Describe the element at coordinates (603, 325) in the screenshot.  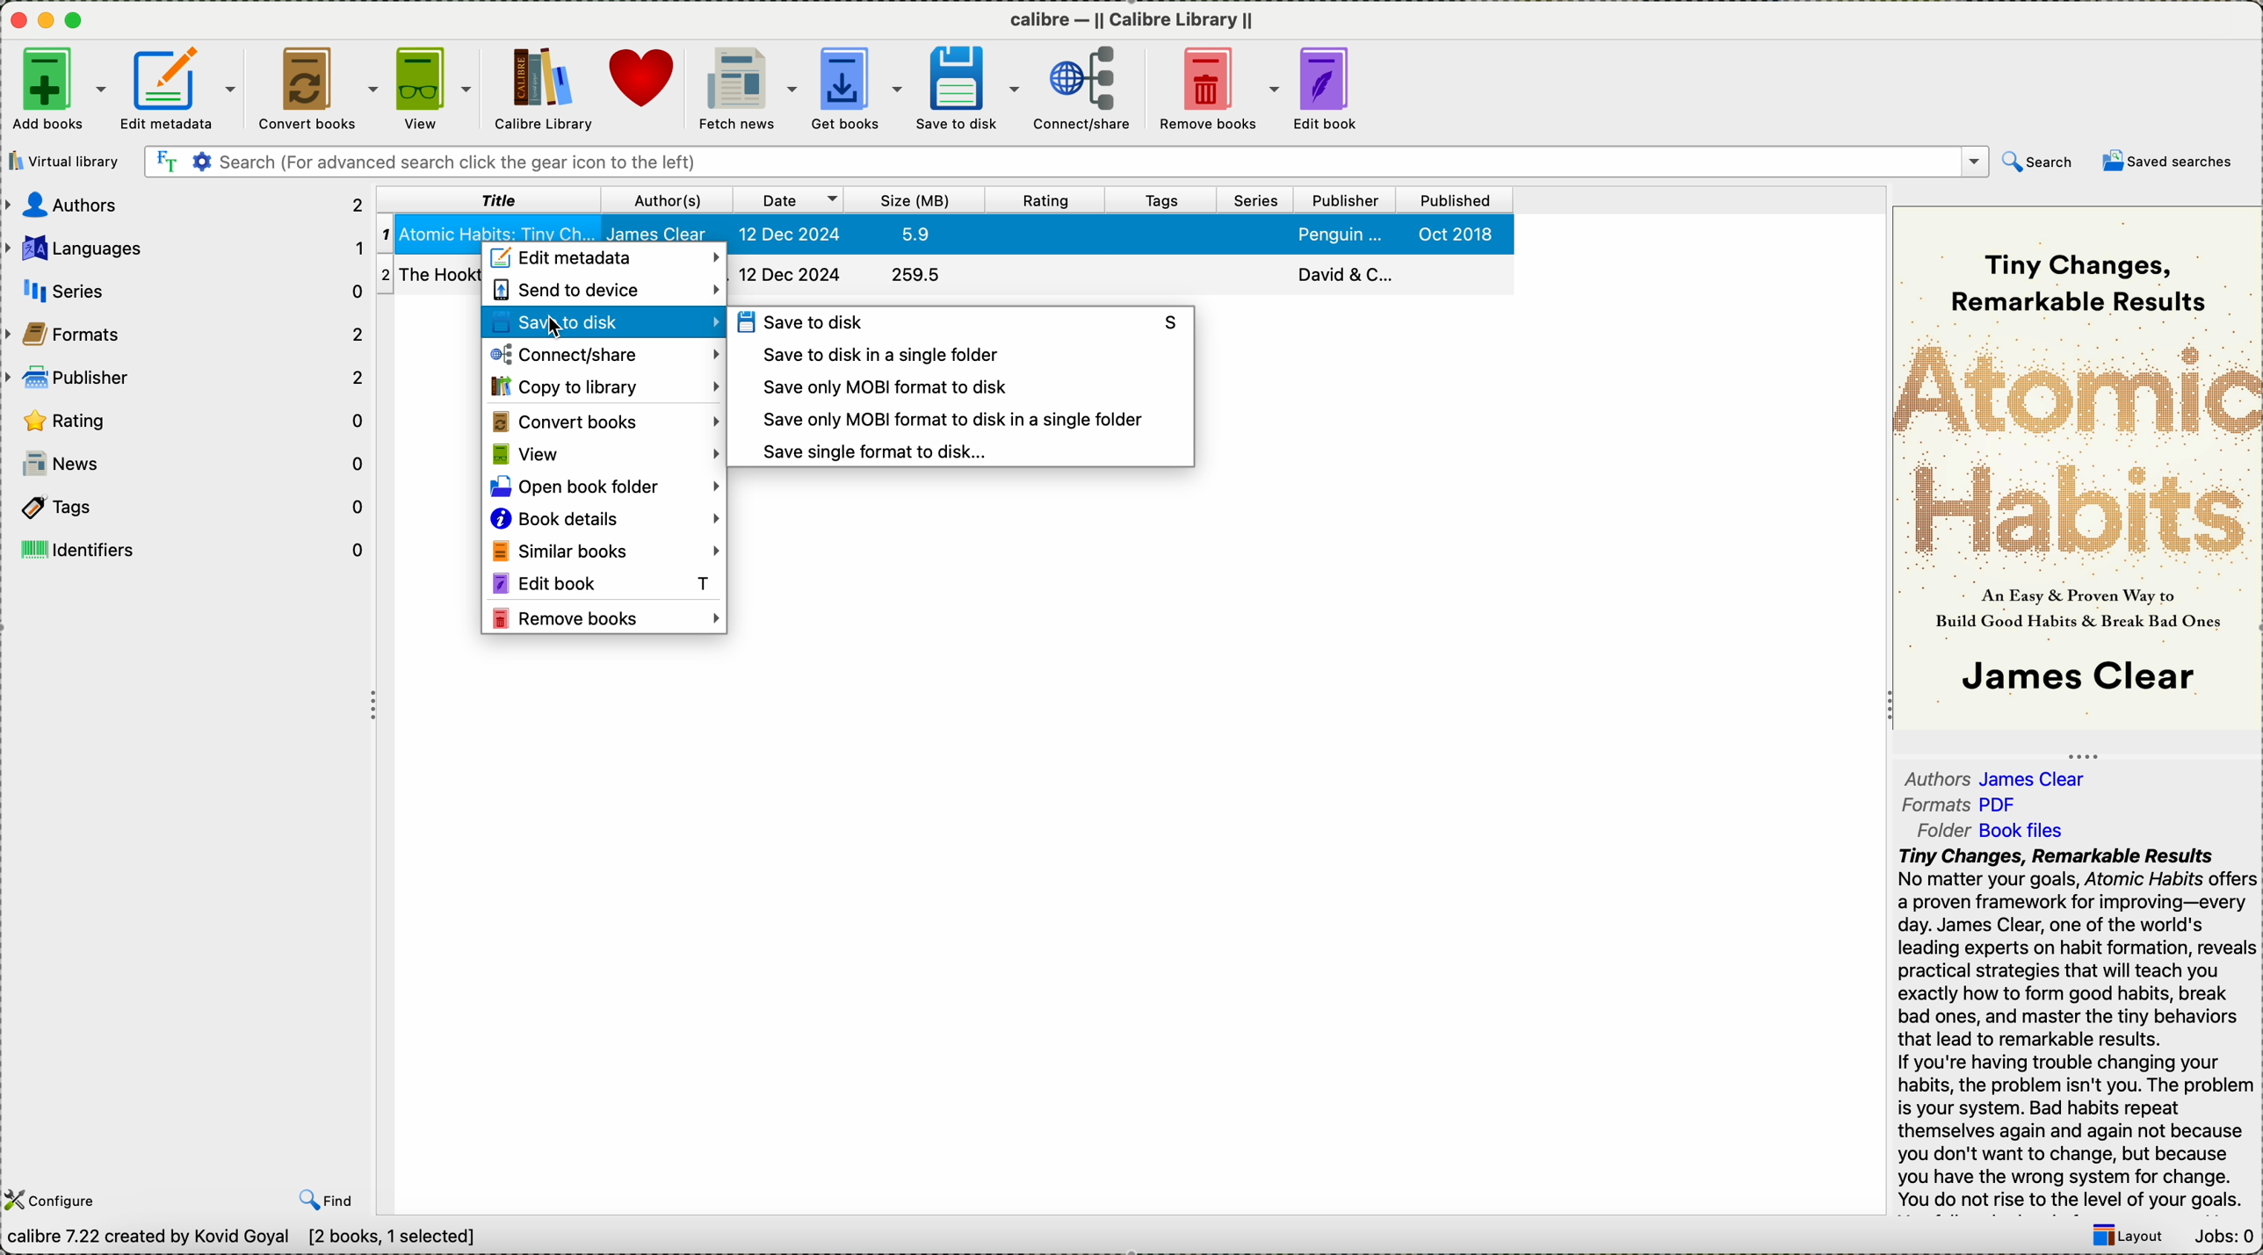
I see `save to disk` at that location.